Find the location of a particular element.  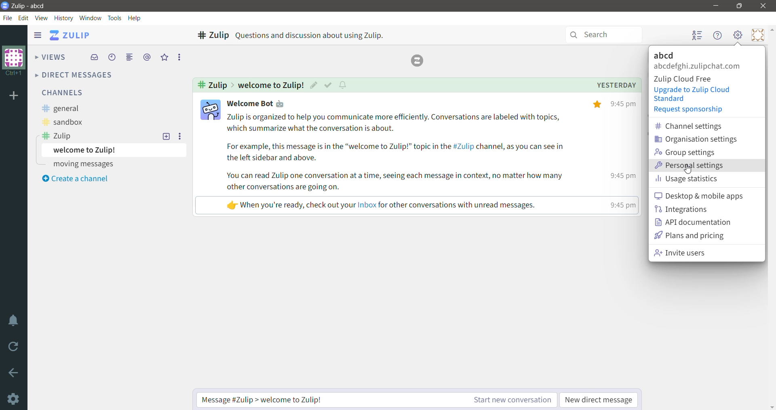

Application is located at coordinates (71, 36).